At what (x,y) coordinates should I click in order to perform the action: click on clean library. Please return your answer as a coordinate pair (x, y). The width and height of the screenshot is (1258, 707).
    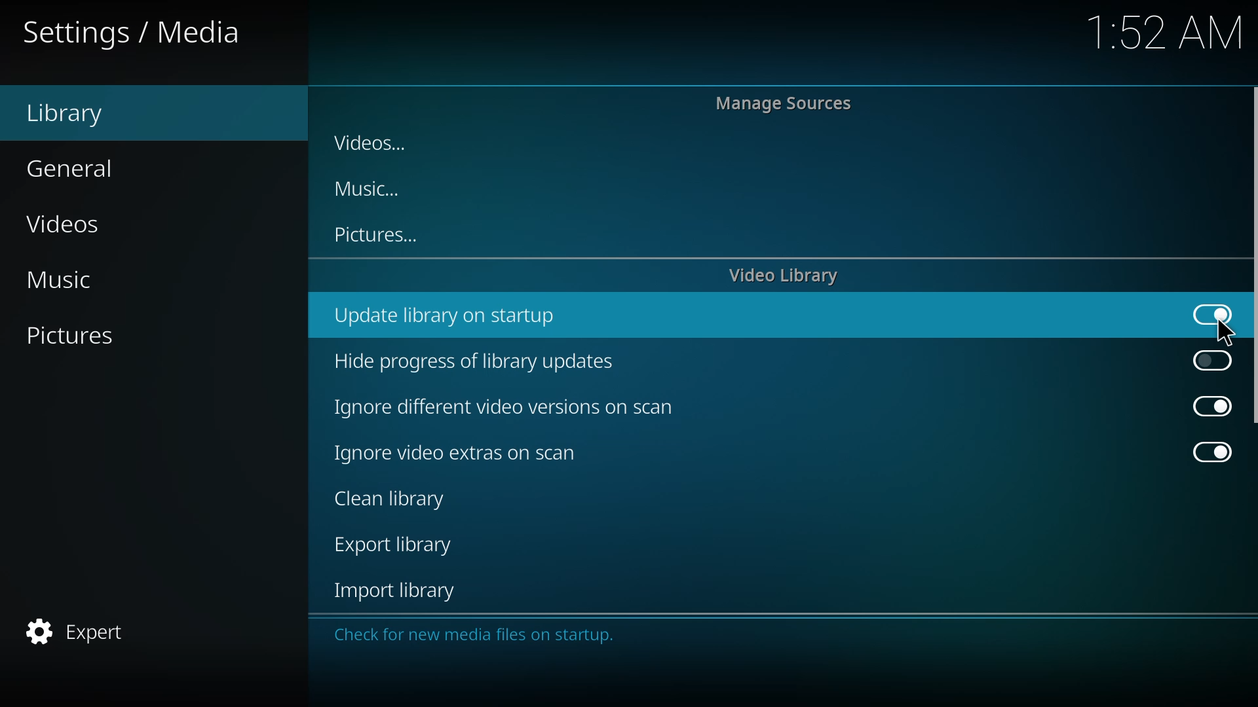
    Looking at the image, I should click on (397, 499).